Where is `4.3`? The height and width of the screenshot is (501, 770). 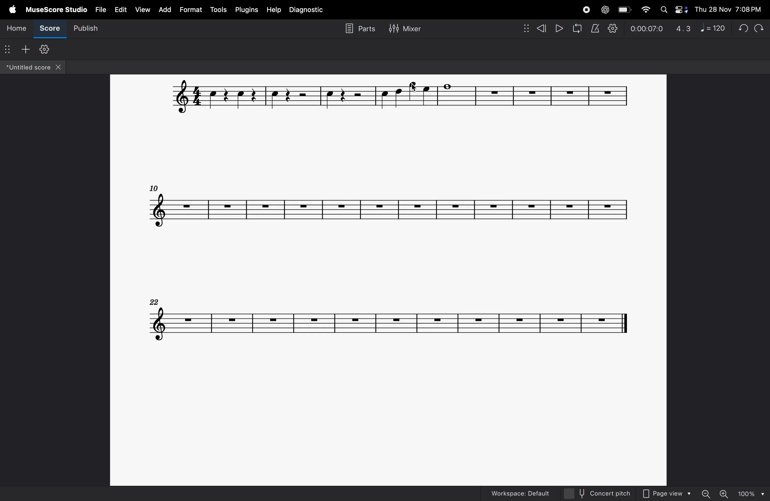
4.3 is located at coordinates (684, 28).